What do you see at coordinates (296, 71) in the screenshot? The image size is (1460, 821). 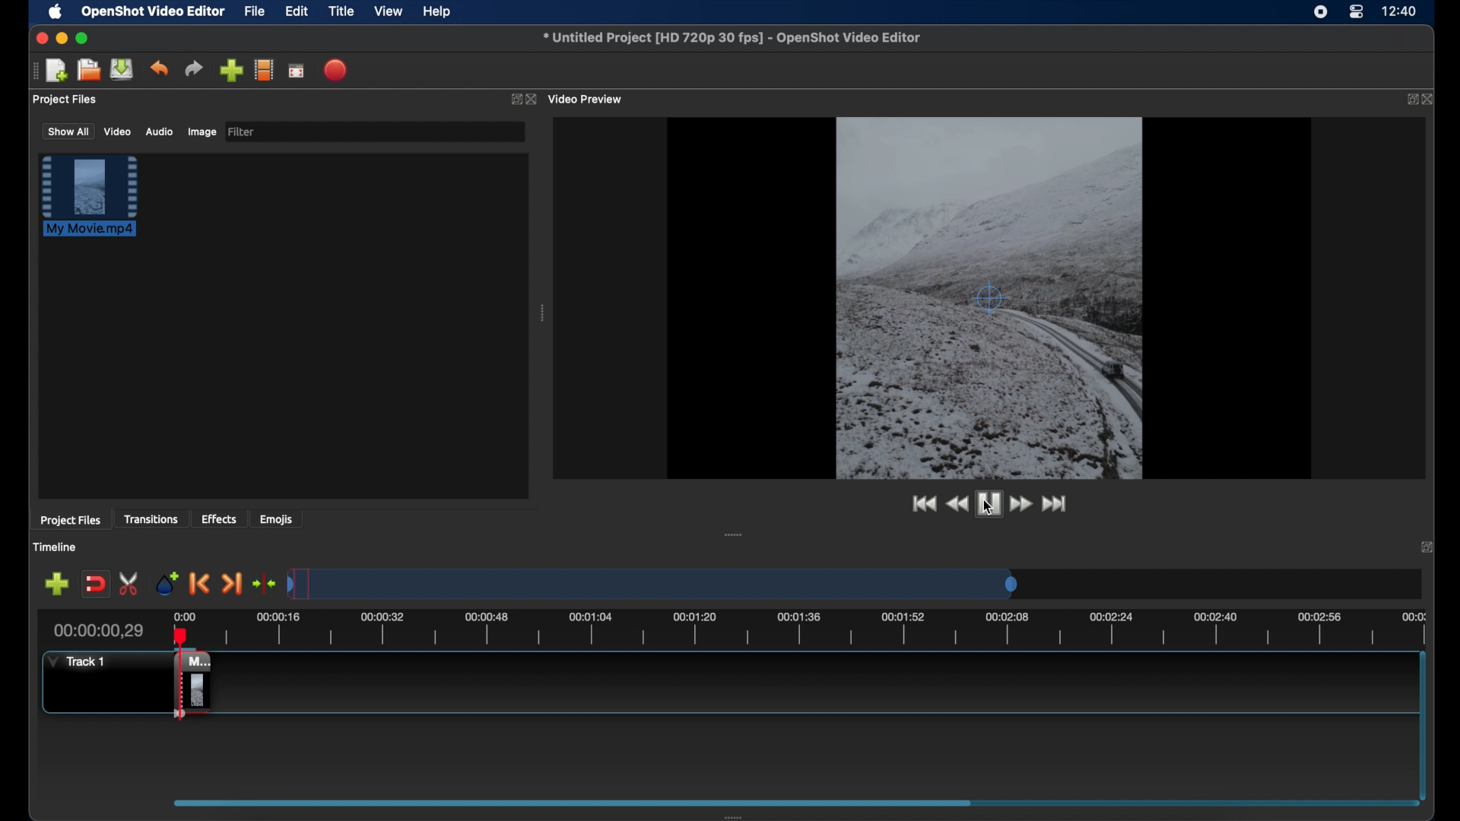 I see `full screen` at bounding box center [296, 71].